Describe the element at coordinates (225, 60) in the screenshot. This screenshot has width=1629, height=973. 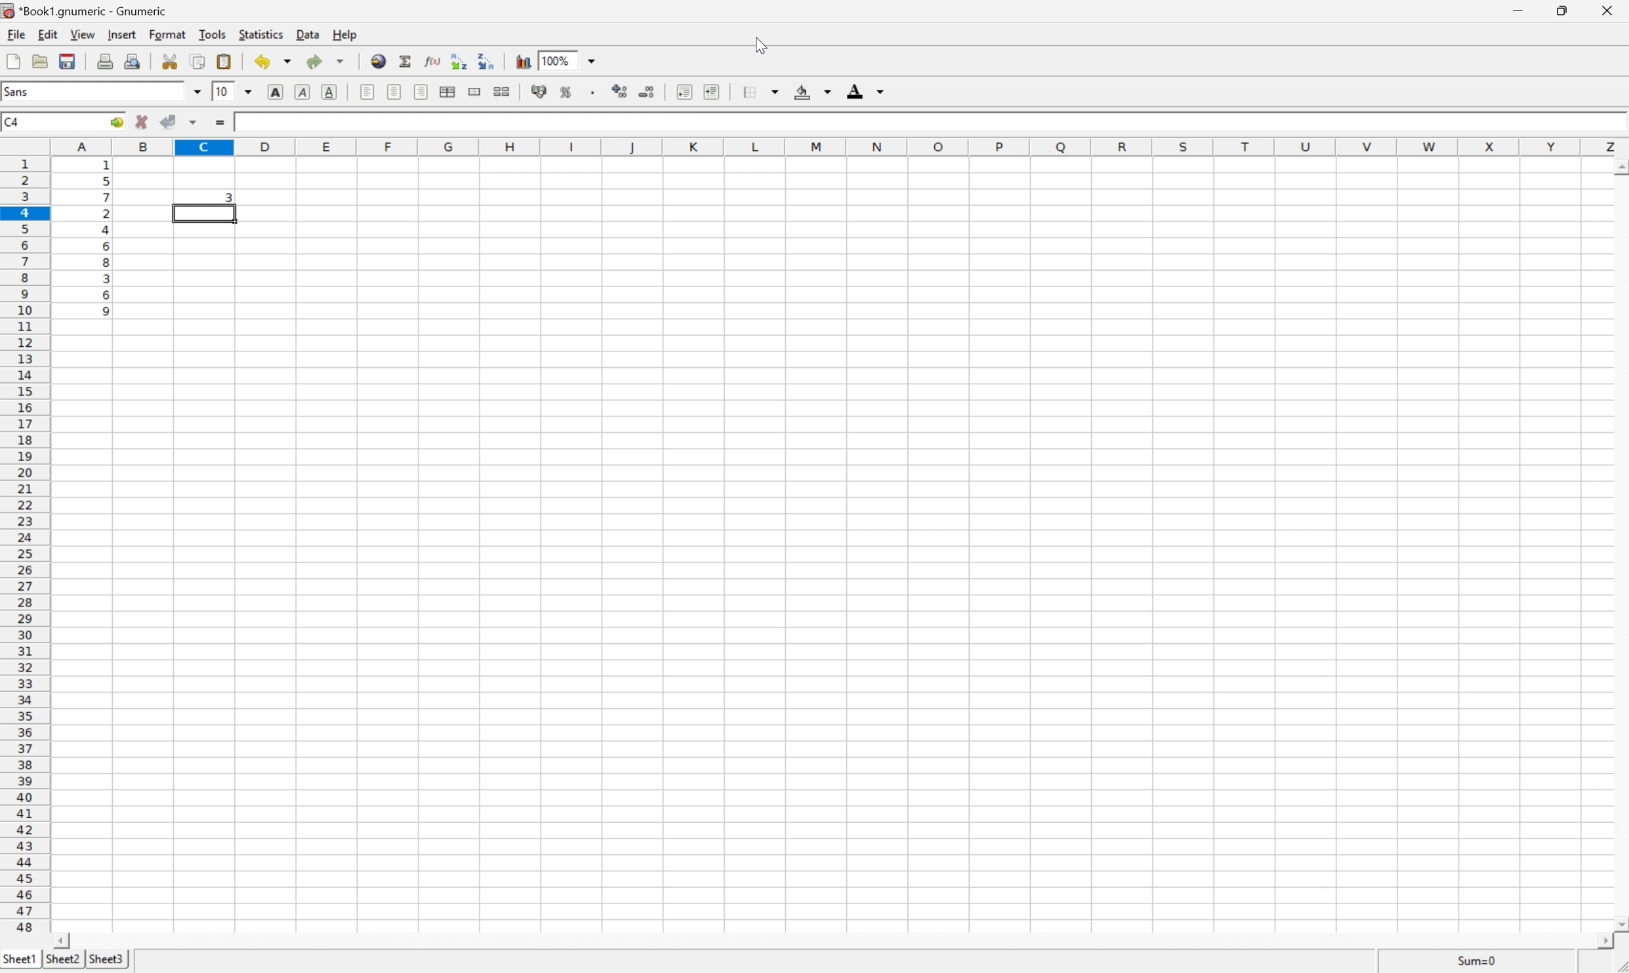
I see `paste` at that location.